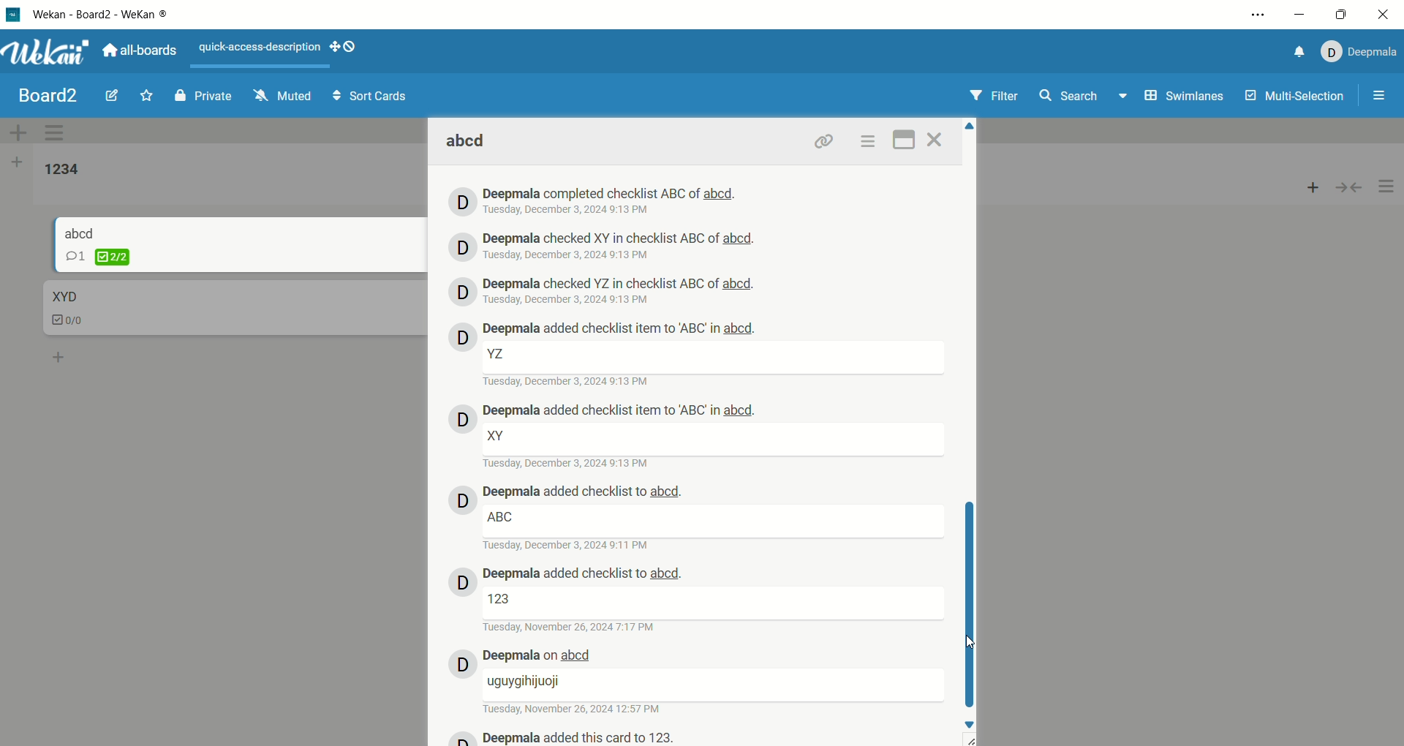 This screenshot has width=1404, height=746. Describe the element at coordinates (369, 97) in the screenshot. I see `sort cards` at that location.